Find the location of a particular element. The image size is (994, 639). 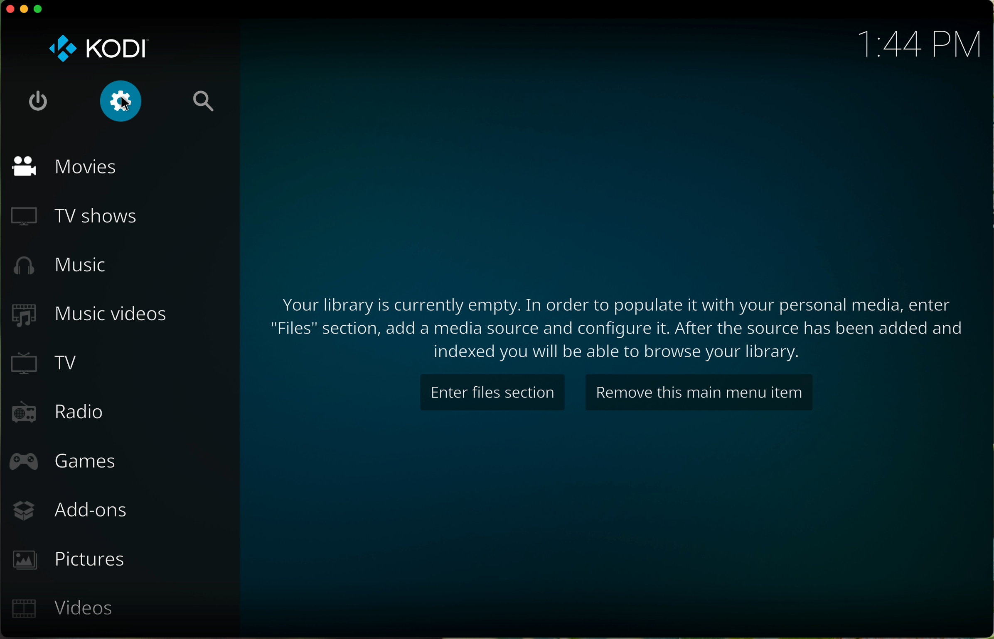

music videos is located at coordinates (92, 314).